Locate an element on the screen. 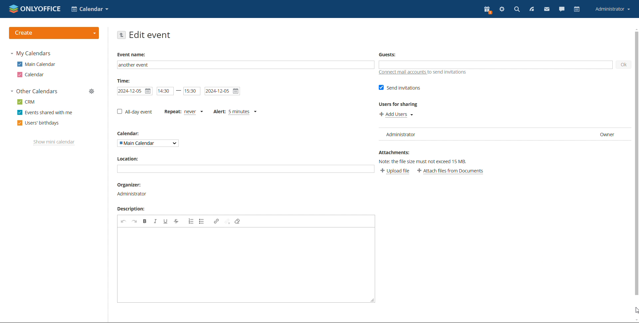 The image size is (639, 323). link is located at coordinates (216, 221).